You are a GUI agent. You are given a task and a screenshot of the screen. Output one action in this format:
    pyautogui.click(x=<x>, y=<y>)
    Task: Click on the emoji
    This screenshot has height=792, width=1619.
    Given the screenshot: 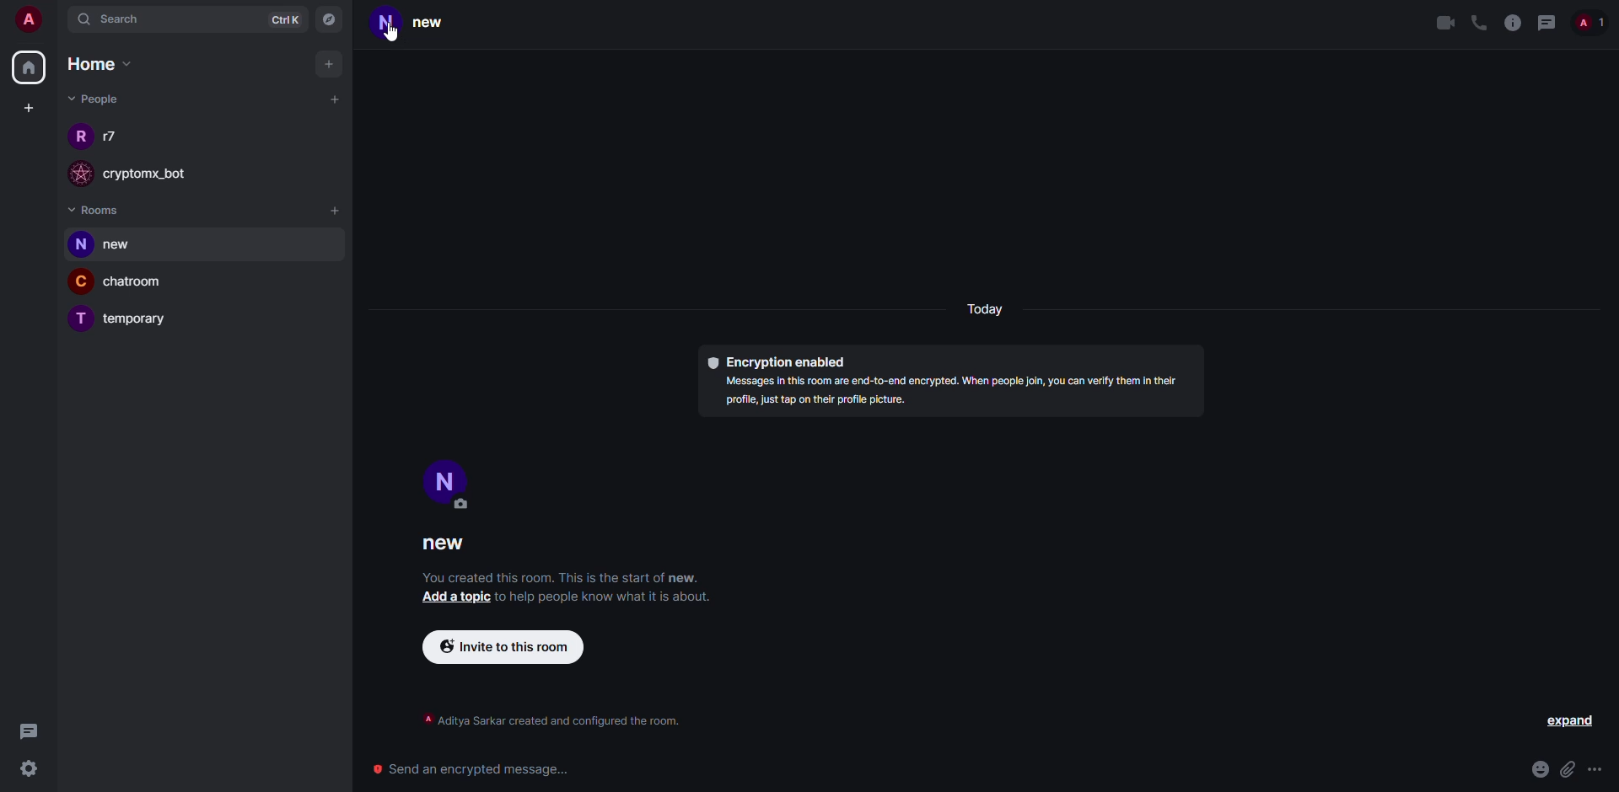 What is the action you would take?
    pyautogui.click(x=1540, y=769)
    